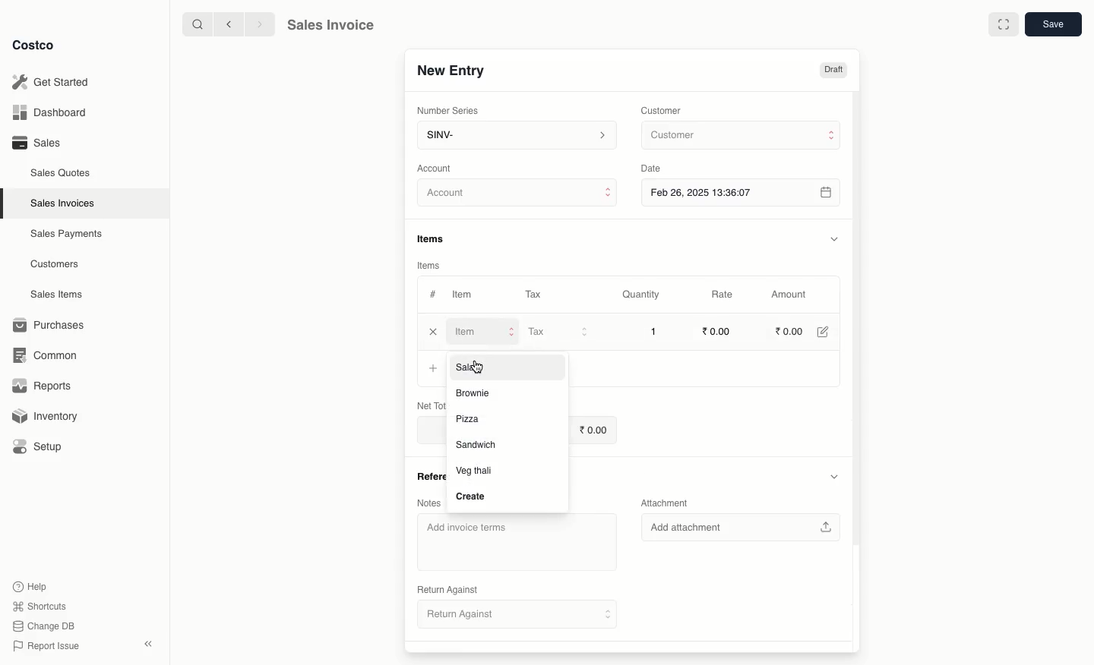 The width and height of the screenshot is (1094, 665). I want to click on Salad, so click(476, 367).